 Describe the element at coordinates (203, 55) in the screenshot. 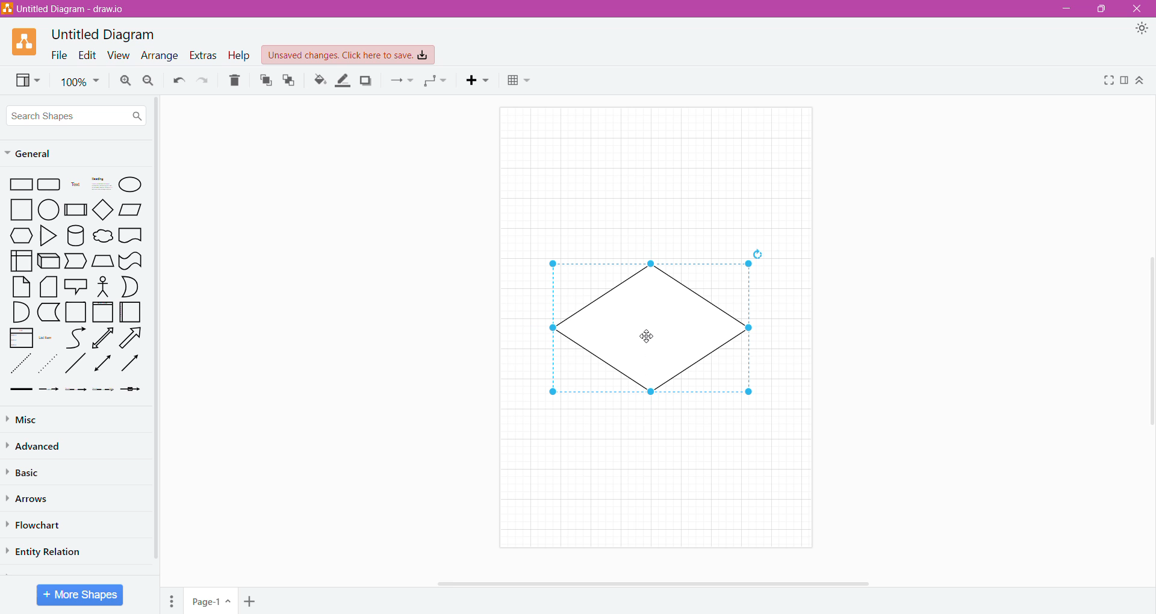

I see `Extras` at that location.